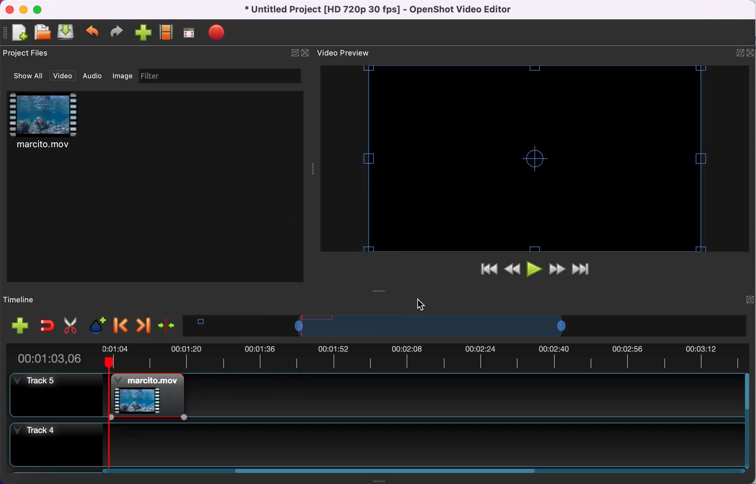 Image resolution: width=756 pixels, height=484 pixels. I want to click on center the timeline, so click(172, 328).